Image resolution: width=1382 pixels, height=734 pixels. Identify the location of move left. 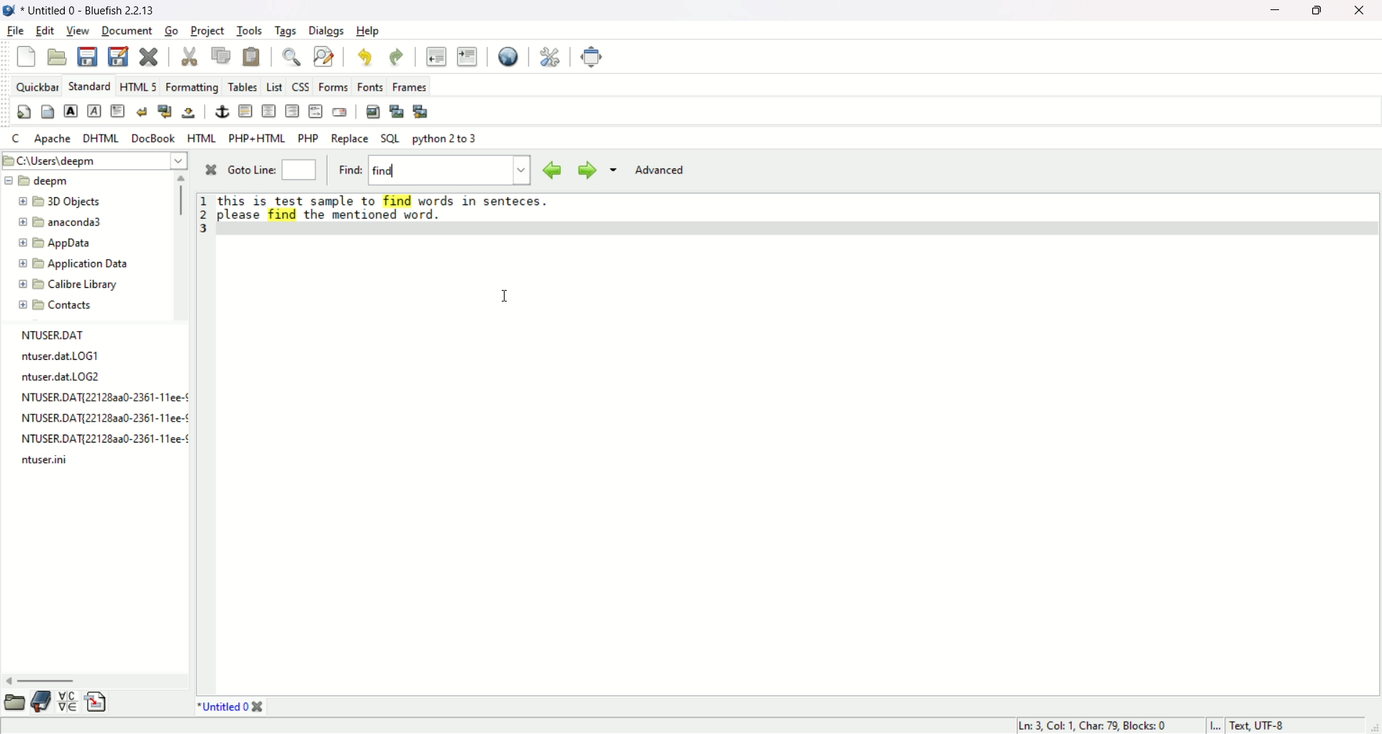
(9, 681).